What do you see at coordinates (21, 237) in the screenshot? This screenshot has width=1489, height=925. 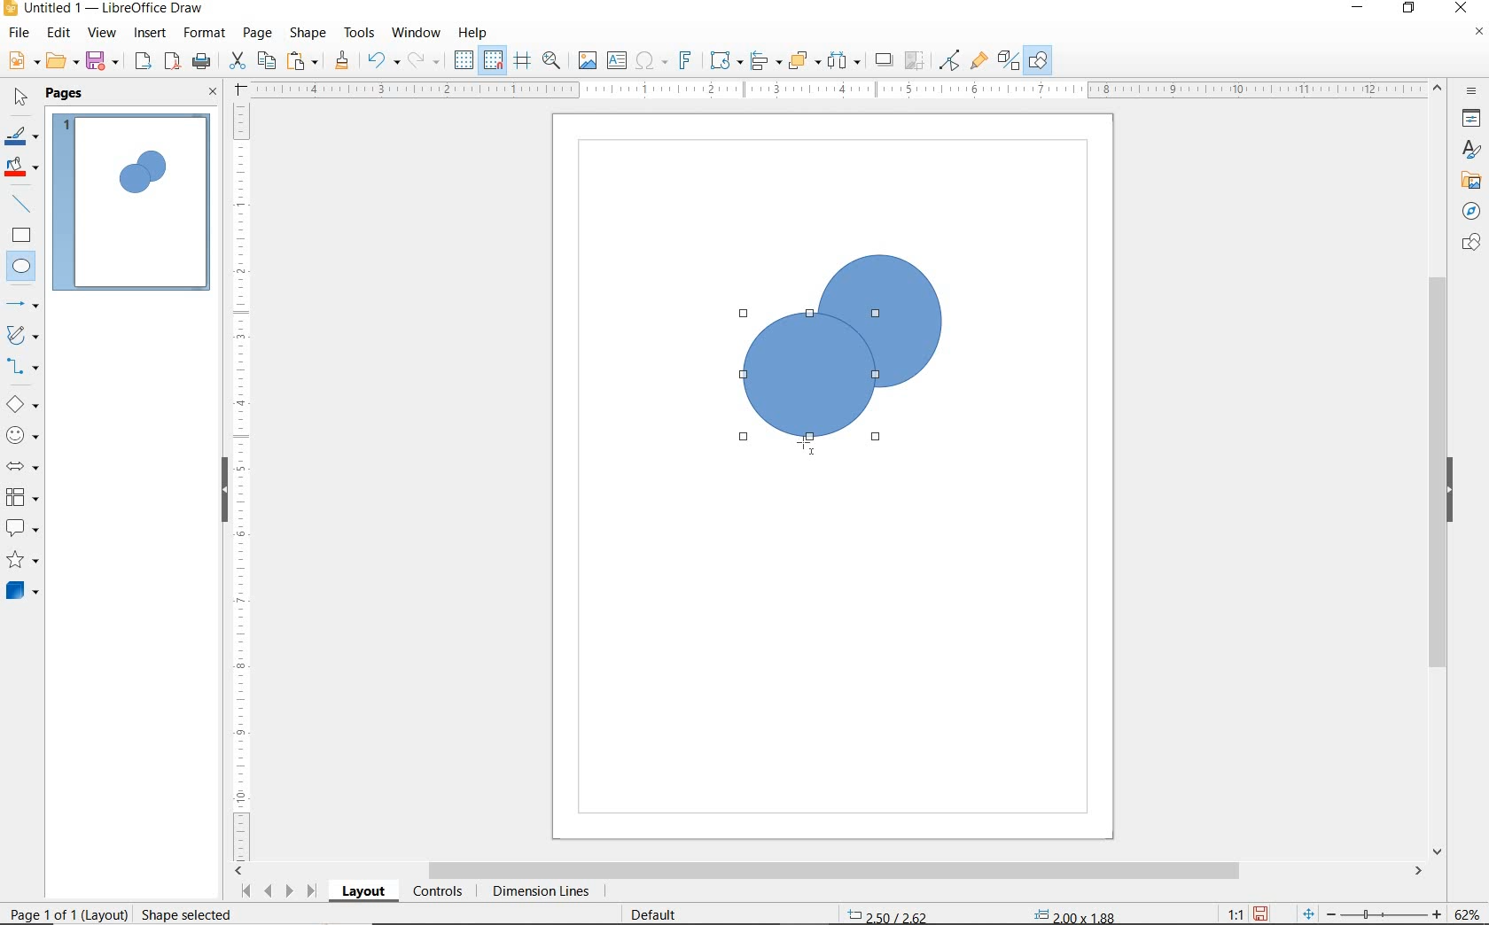 I see `RECTANGLE` at bounding box center [21, 237].